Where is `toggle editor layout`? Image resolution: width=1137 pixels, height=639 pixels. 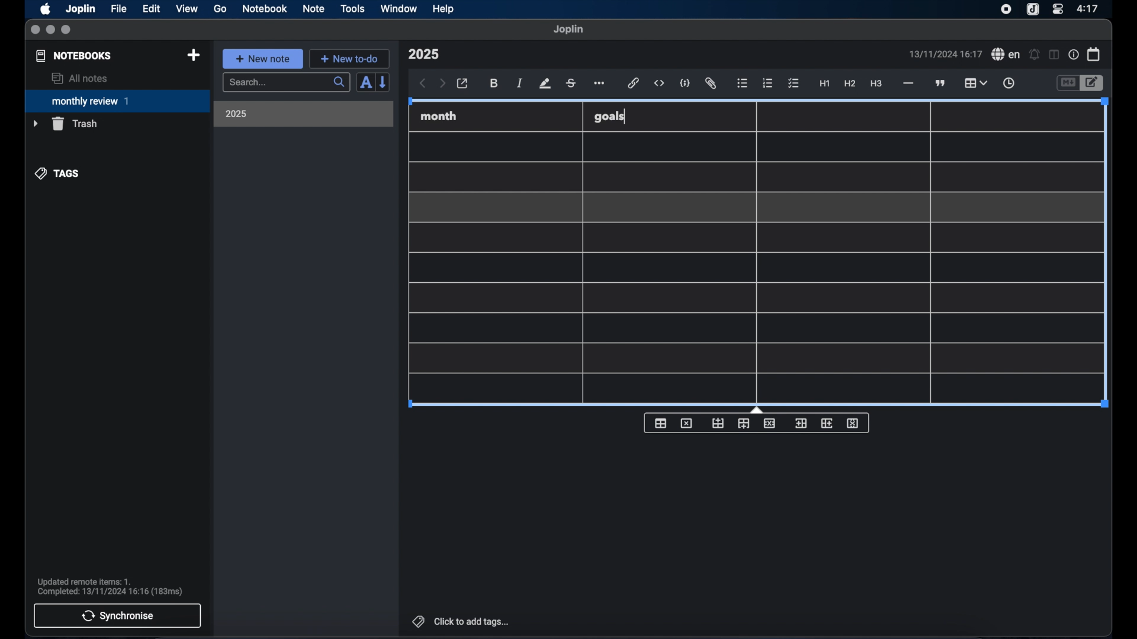 toggle editor layout is located at coordinates (1055, 54).